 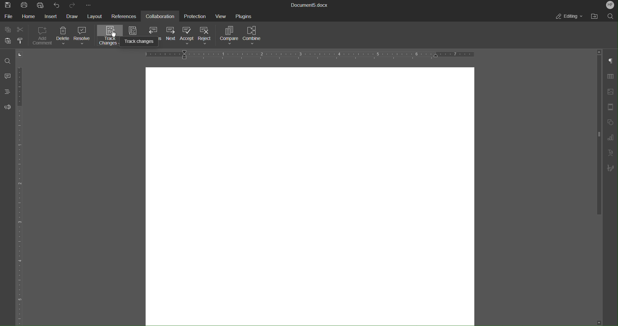 I want to click on Paragraph Settings, so click(x=610, y=61).